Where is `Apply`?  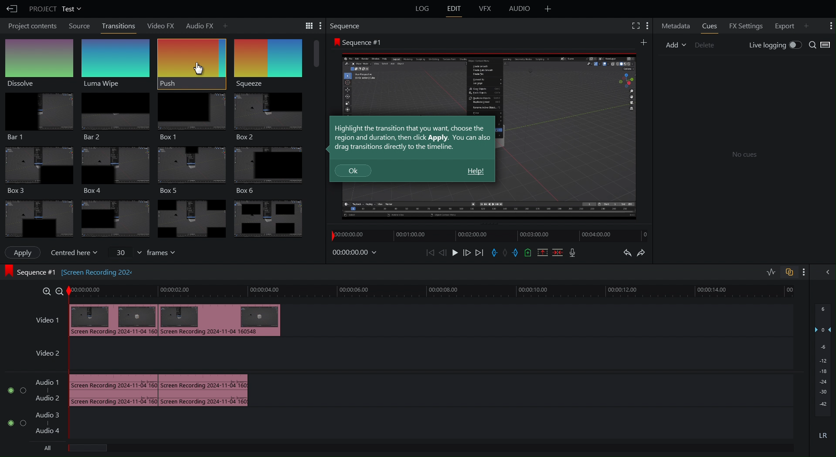
Apply is located at coordinates (24, 252).